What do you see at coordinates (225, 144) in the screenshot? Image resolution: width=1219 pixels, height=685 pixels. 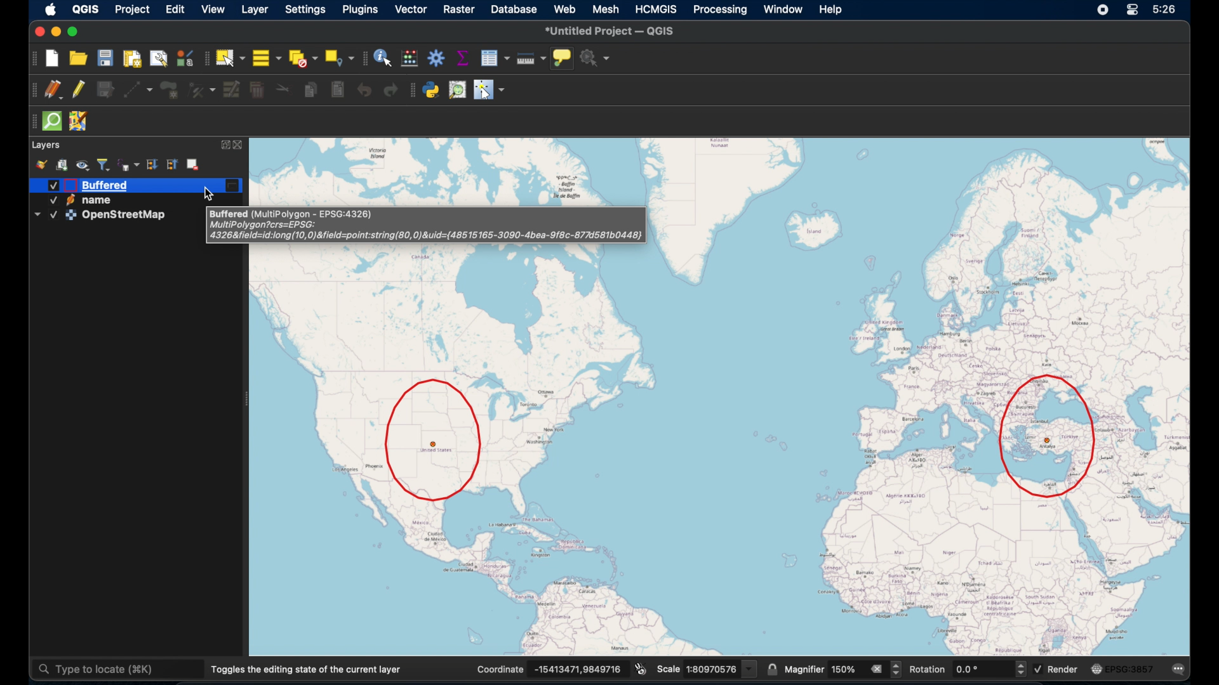 I see `expand` at bounding box center [225, 144].